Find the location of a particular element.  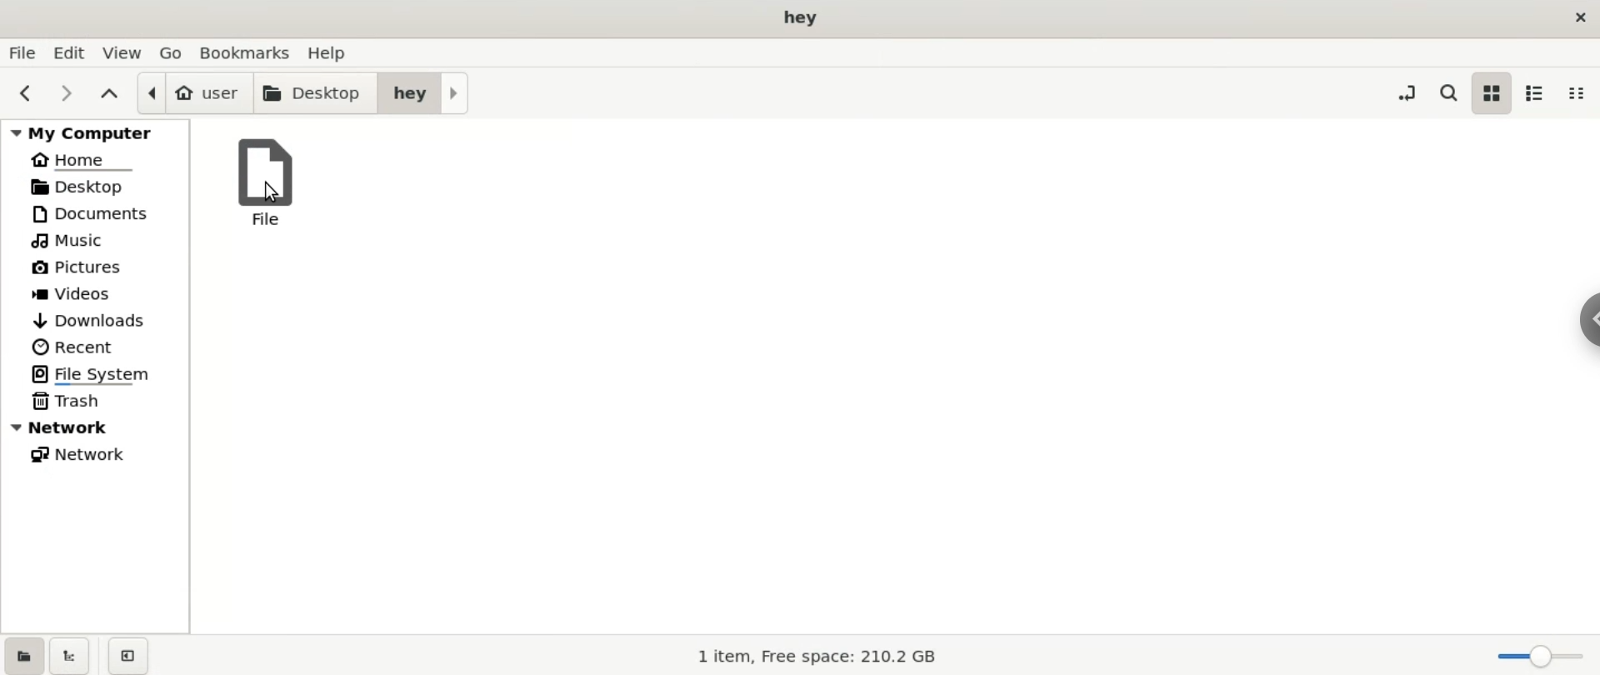

toggle location entry is located at coordinates (1401, 92).